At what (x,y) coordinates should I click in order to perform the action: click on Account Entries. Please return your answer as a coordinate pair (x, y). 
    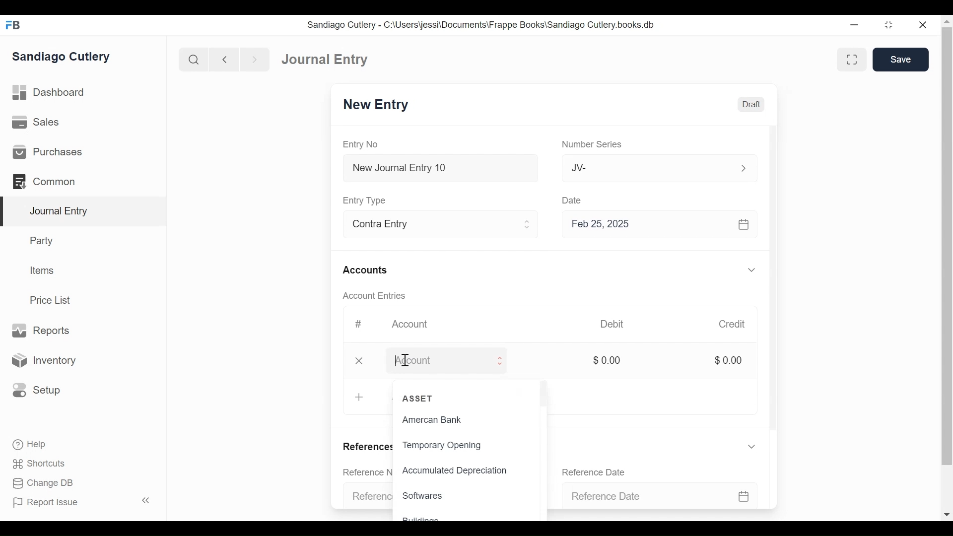
    Looking at the image, I should click on (377, 295).